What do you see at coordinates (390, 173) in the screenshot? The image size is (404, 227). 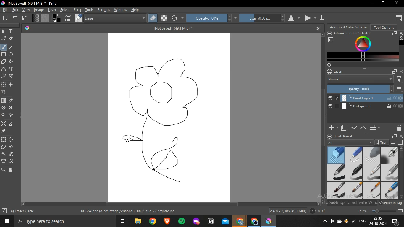 I see `basic 4 opacity` at bounding box center [390, 173].